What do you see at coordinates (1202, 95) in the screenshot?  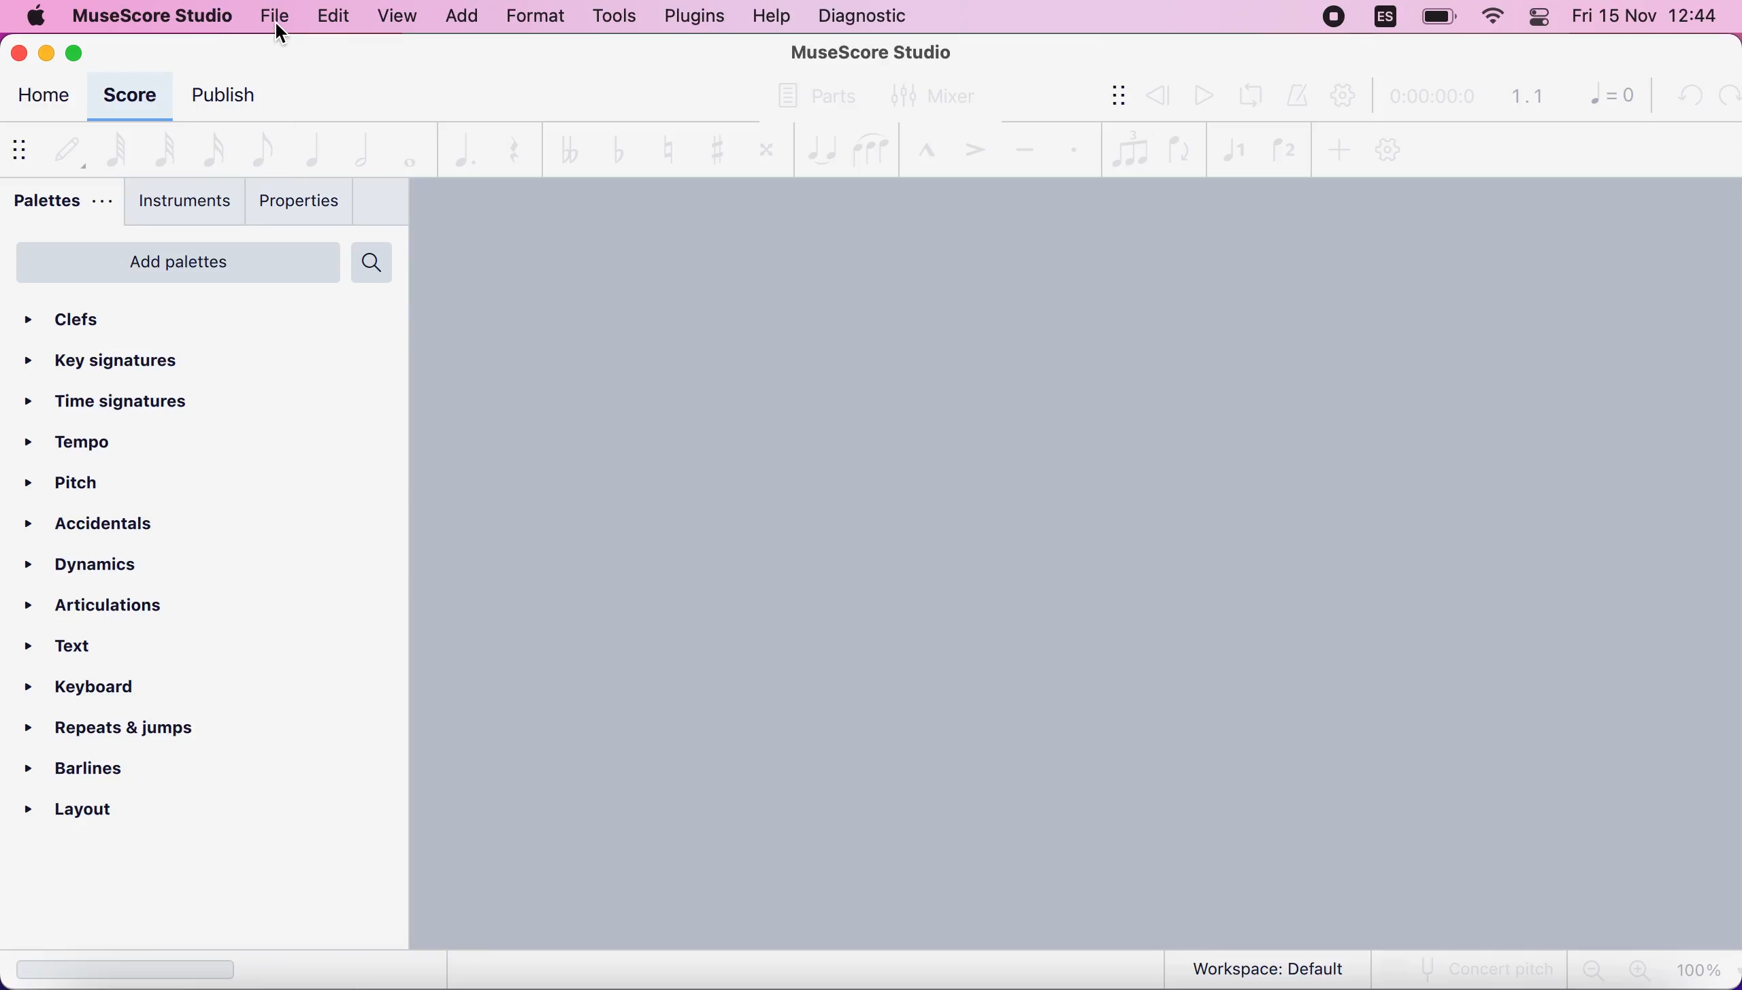 I see `play` at bounding box center [1202, 95].